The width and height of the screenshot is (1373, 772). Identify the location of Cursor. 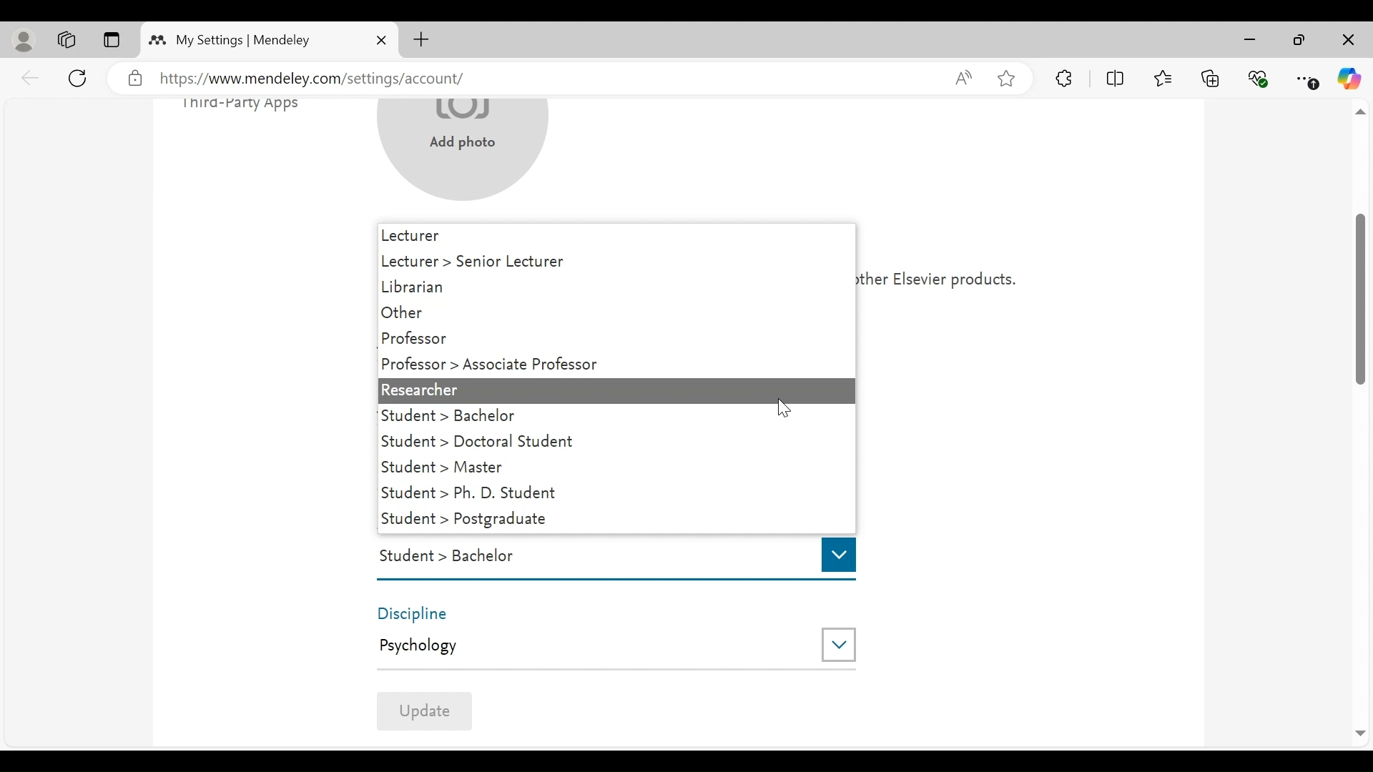
(784, 408).